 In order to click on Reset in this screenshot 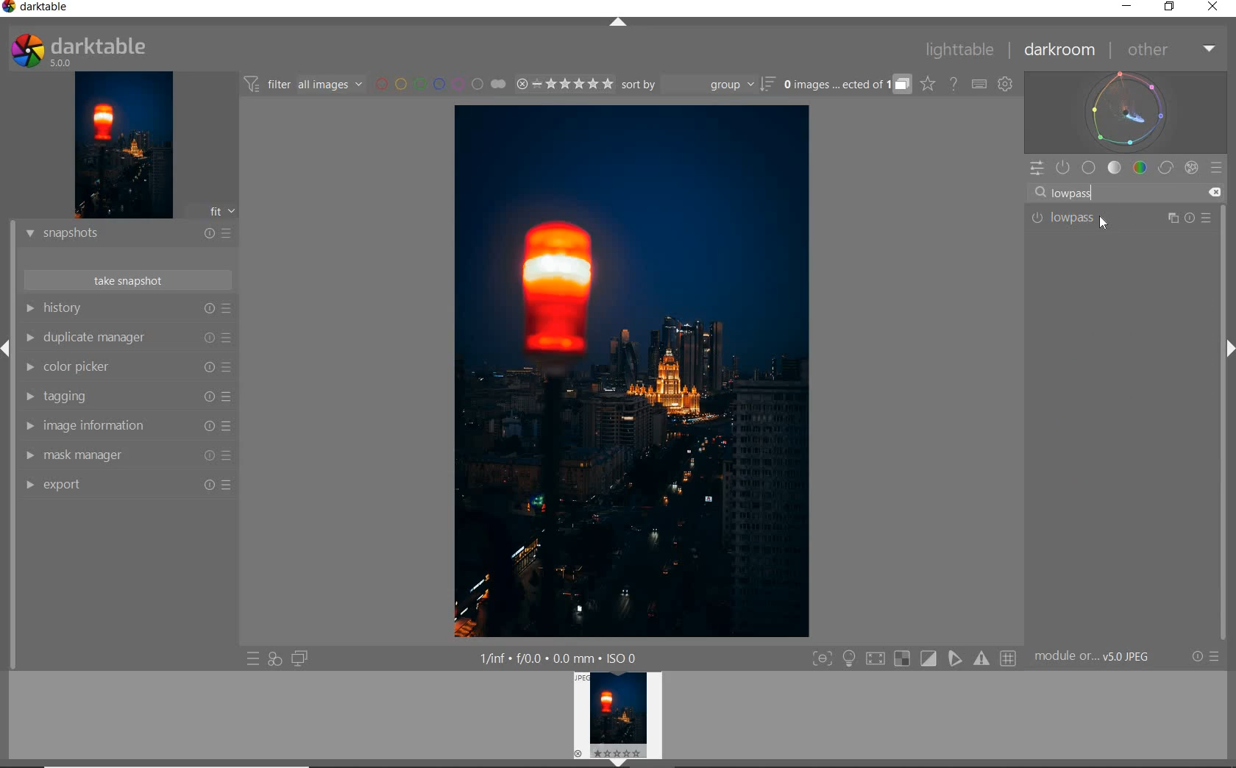, I will do `click(203, 339)`.